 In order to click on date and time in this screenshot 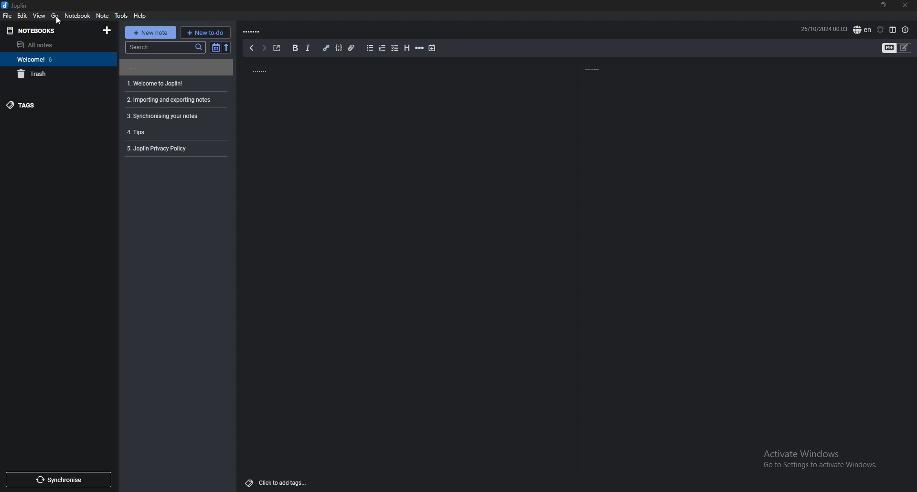, I will do `click(824, 29)`.